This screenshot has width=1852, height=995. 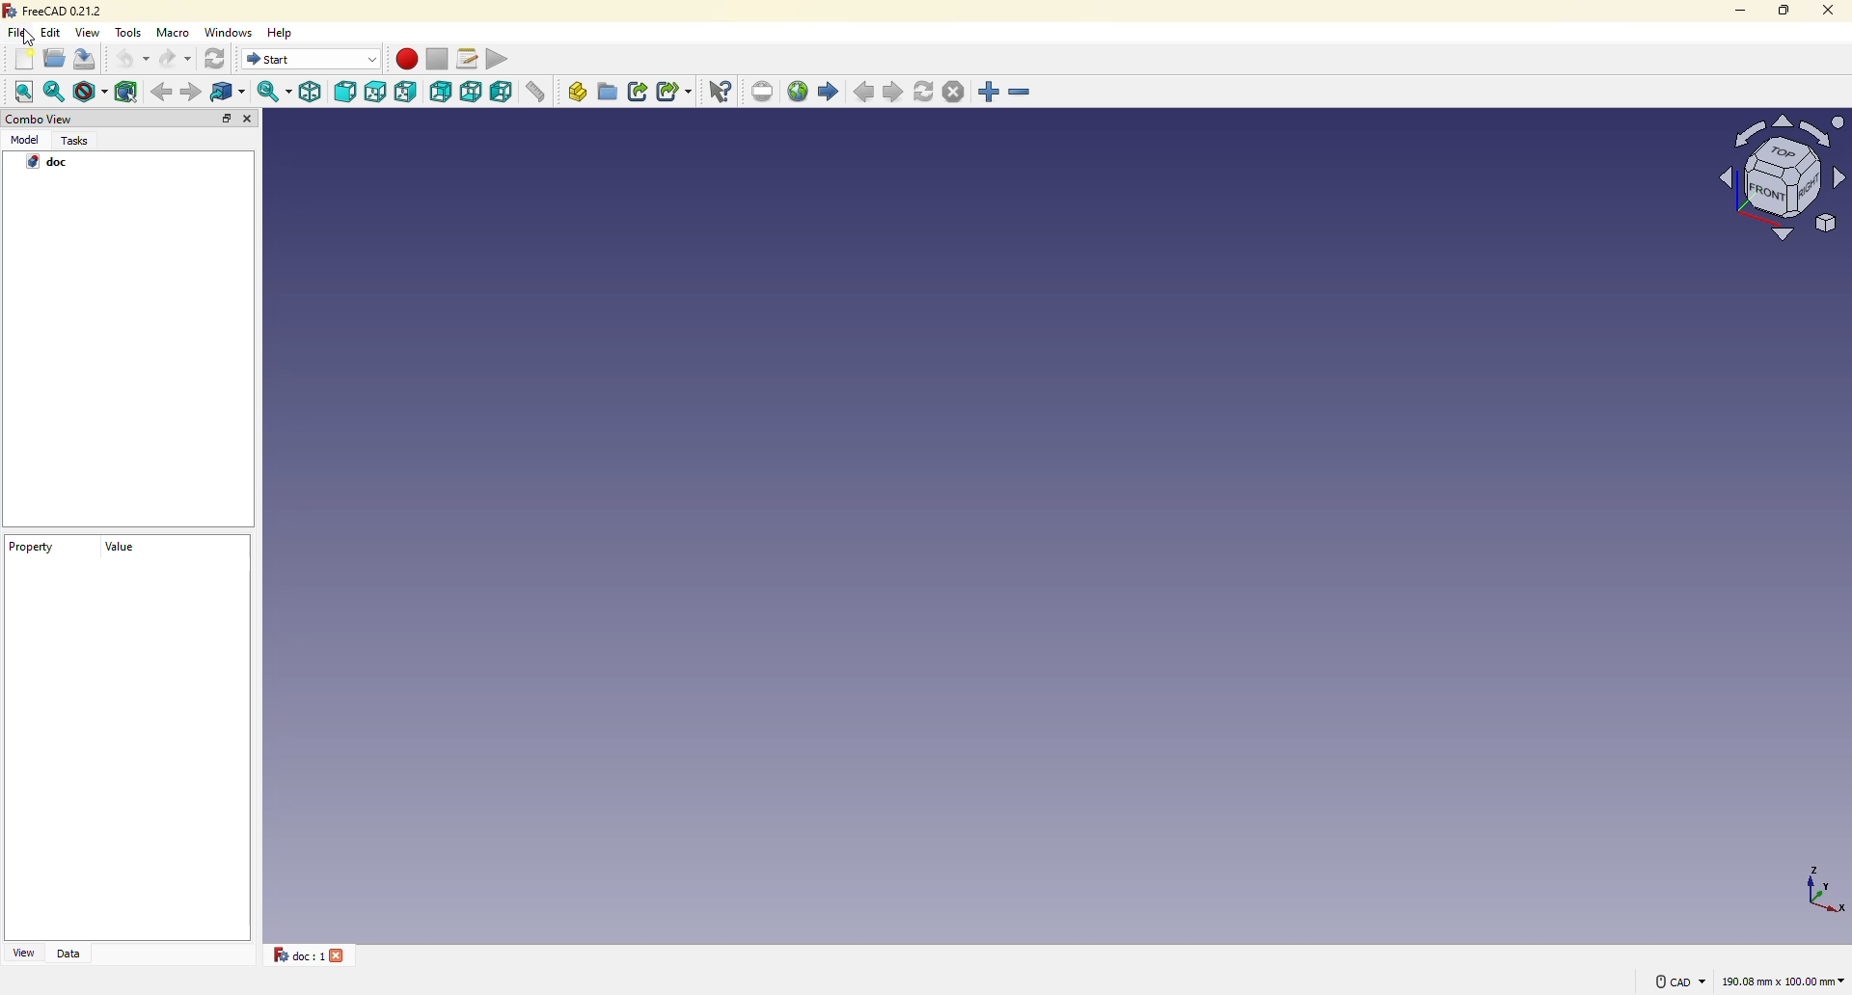 What do you see at coordinates (32, 550) in the screenshot?
I see `property` at bounding box center [32, 550].